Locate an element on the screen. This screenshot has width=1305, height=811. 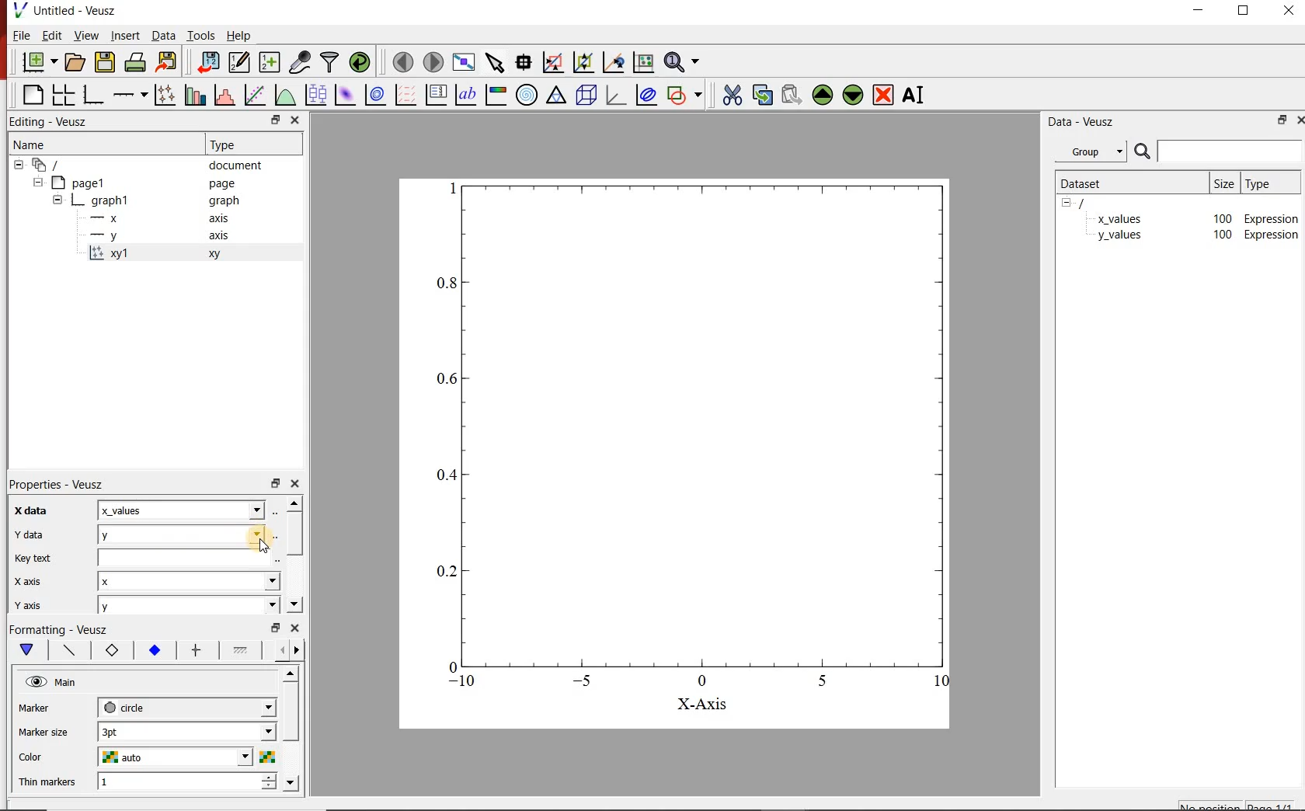
Expression is located at coordinates (1272, 217).